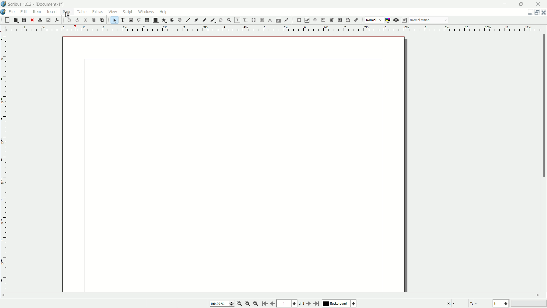 The height and width of the screenshot is (308, 547). I want to click on go to start page, so click(264, 304).